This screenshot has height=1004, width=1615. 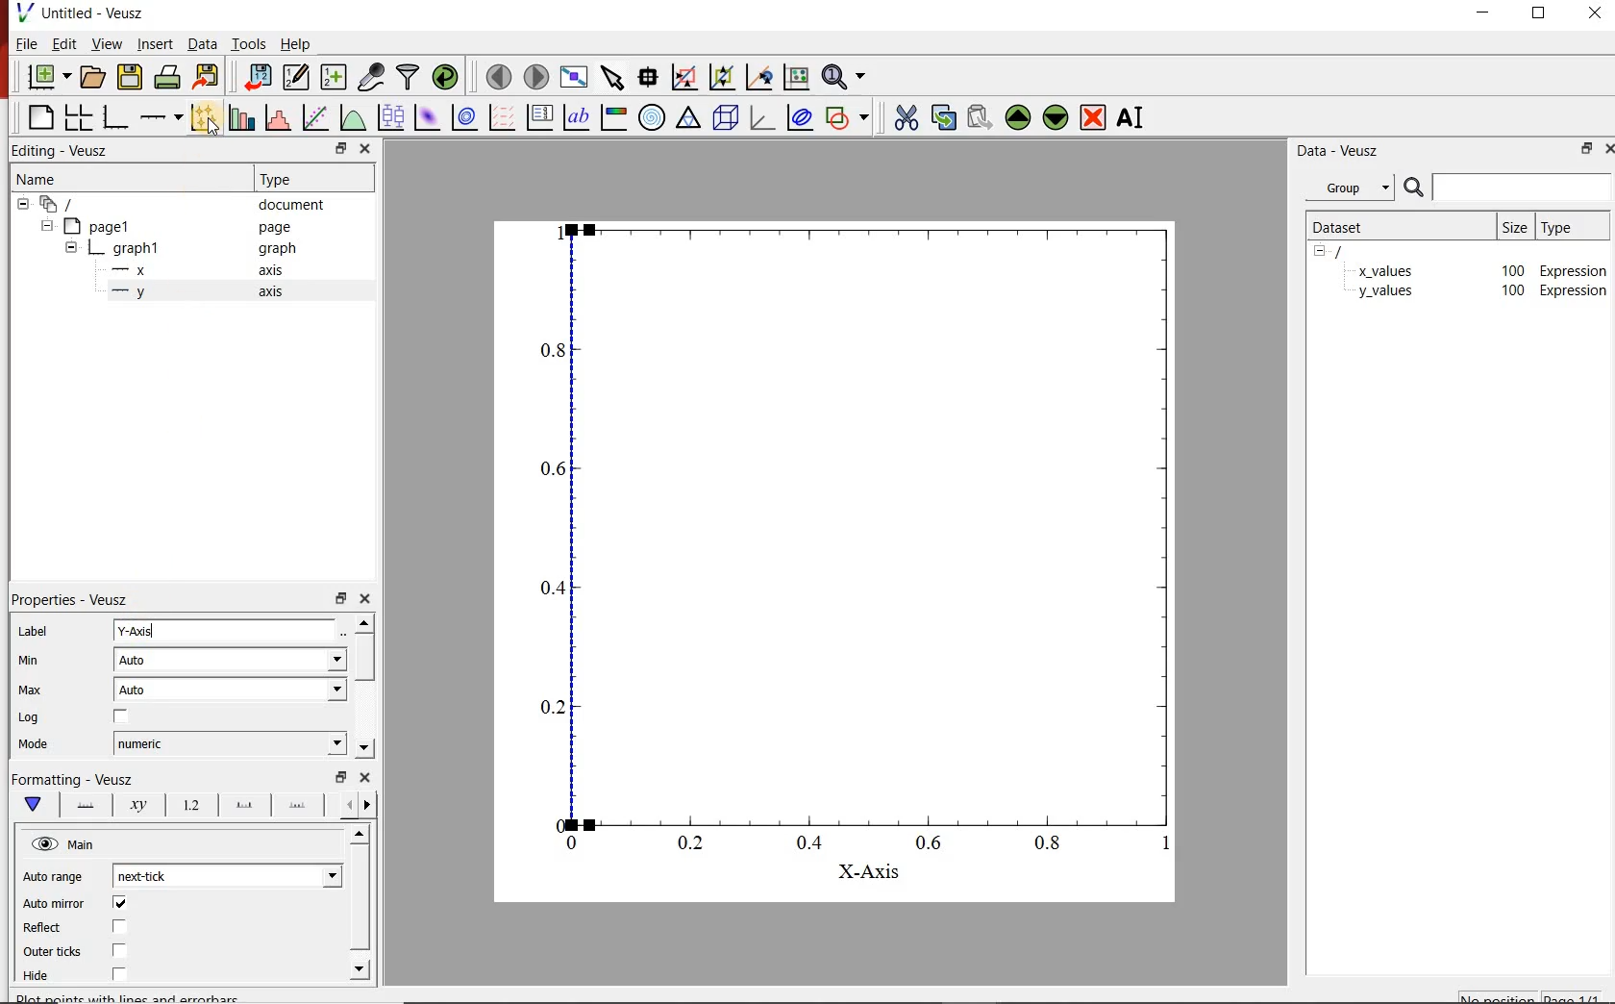 What do you see at coordinates (341, 596) in the screenshot?
I see `restore down` at bounding box center [341, 596].